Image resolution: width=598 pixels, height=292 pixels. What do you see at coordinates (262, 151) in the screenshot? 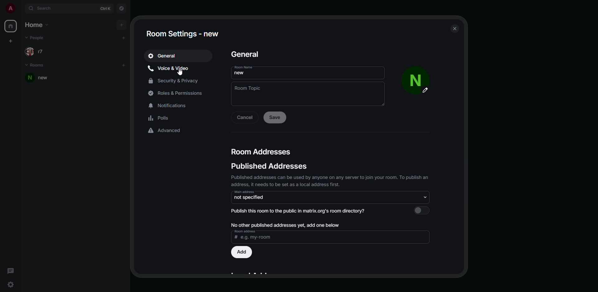
I see `room addresses` at bounding box center [262, 151].